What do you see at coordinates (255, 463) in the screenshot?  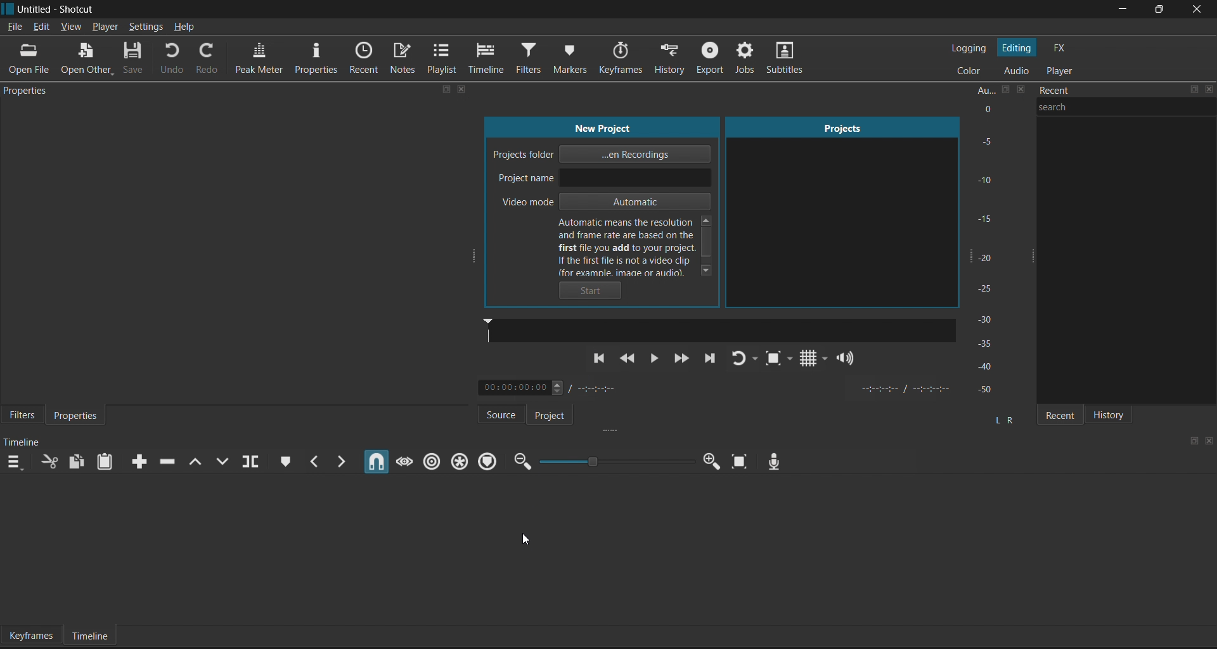 I see `Split at playhead` at bounding box center [255, 463].